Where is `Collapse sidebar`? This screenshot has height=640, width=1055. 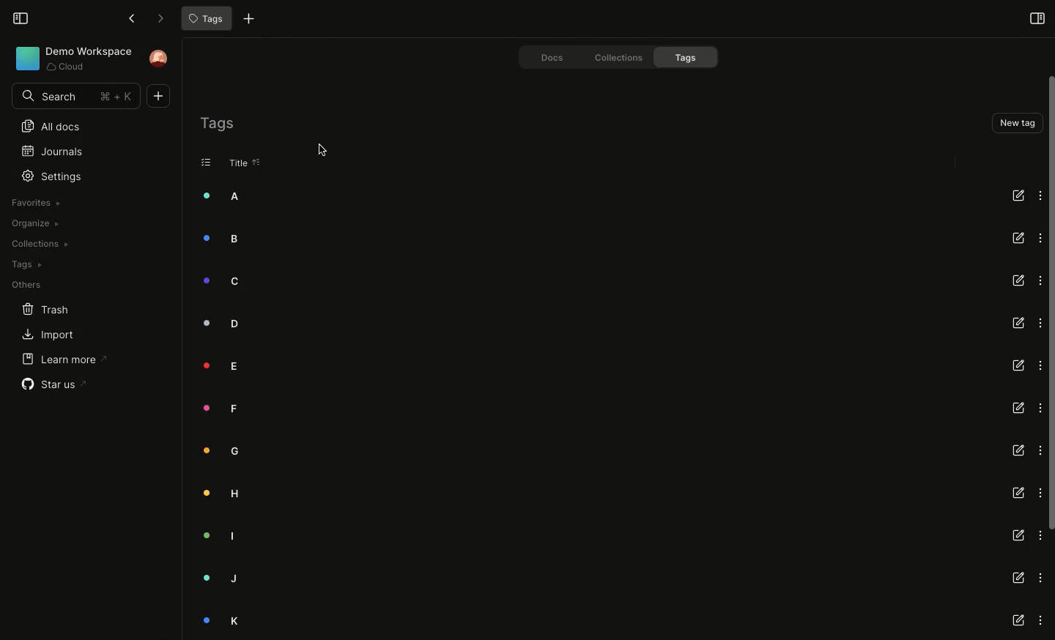
Collapse sidebar is located at coordinates (21, 18).